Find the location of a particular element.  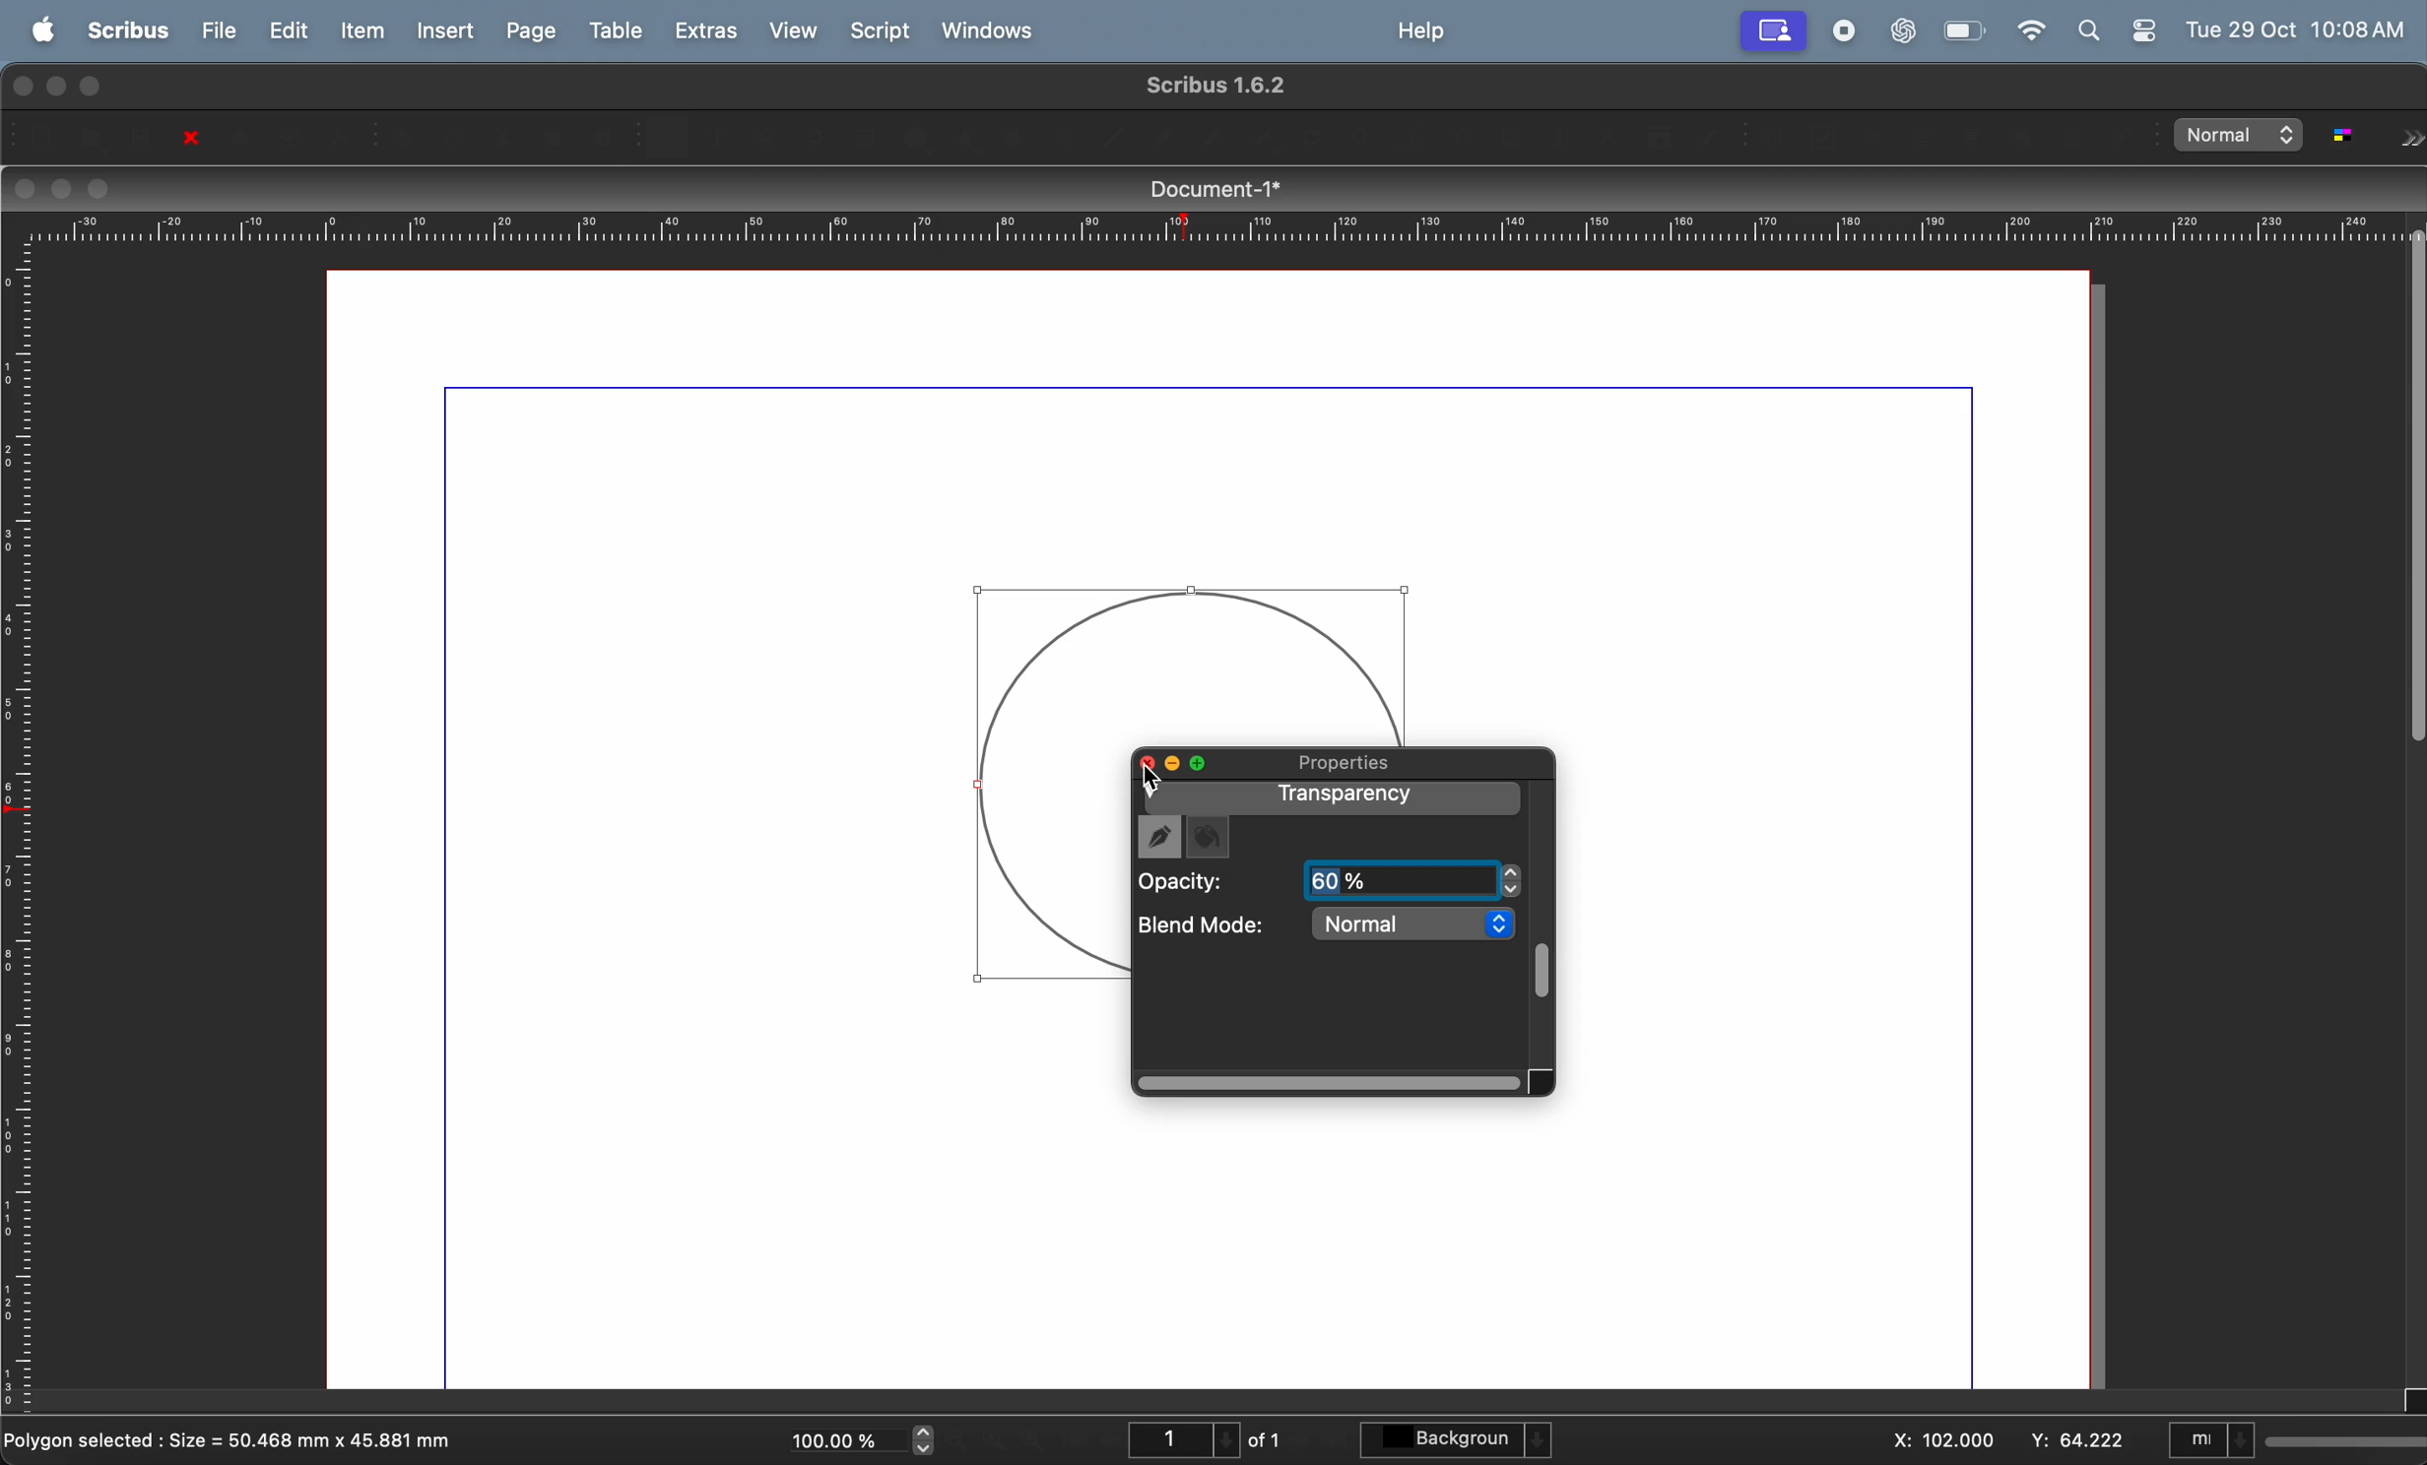

fill color is located at coordinates (1208, 840).